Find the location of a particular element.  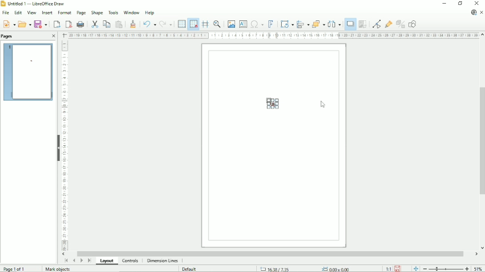

Vertical scroll button is located at coordinates (481, 248).